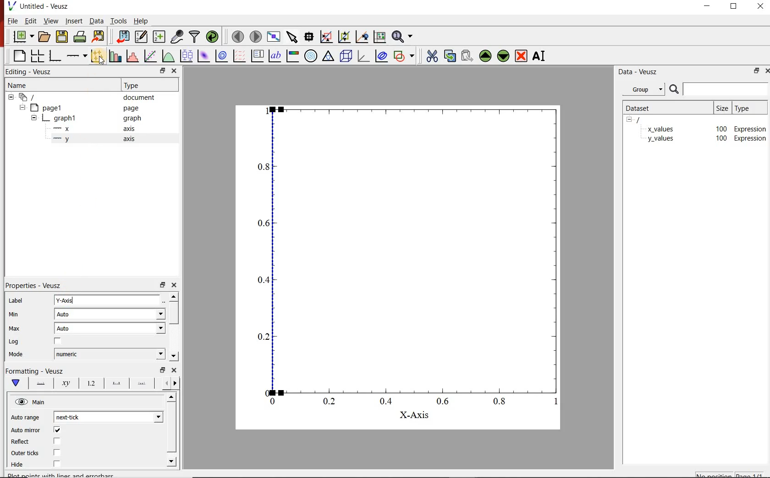  I want to click on auto, so click(110, 328).